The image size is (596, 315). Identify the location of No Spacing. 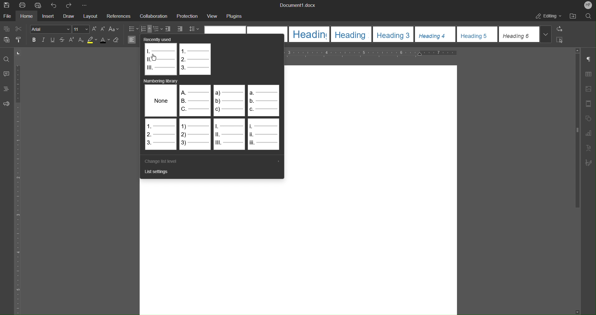
(267, 30).